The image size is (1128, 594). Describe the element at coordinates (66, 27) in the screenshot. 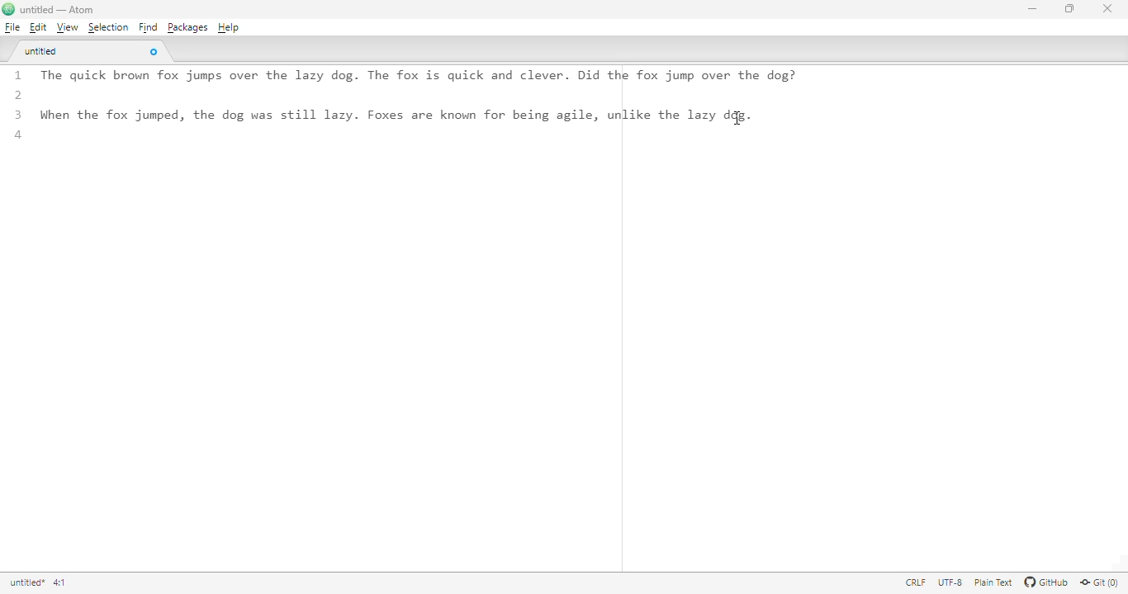

I see `view` at that location.